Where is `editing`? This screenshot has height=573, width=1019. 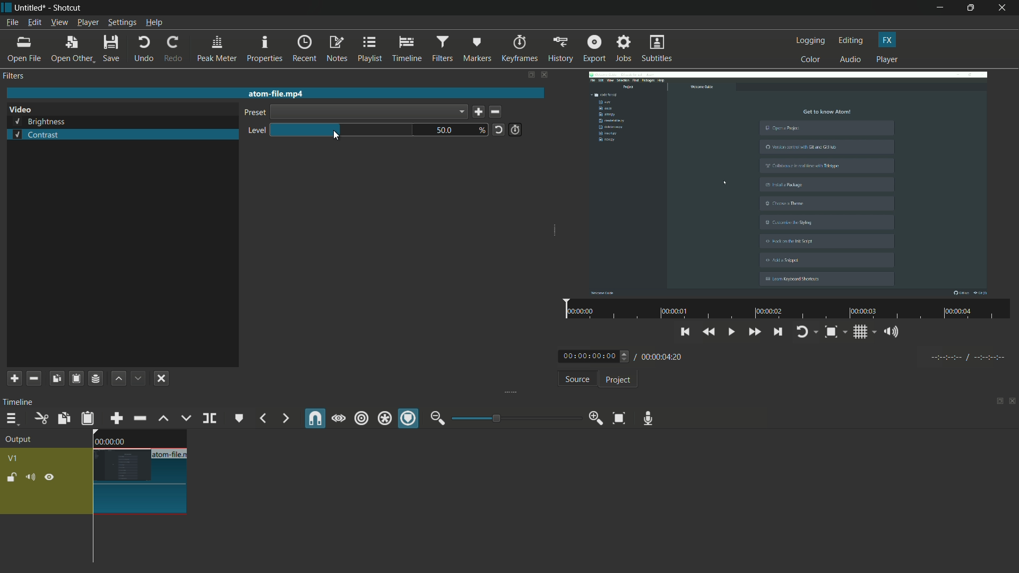 editing is located at coordinates (851, 40).